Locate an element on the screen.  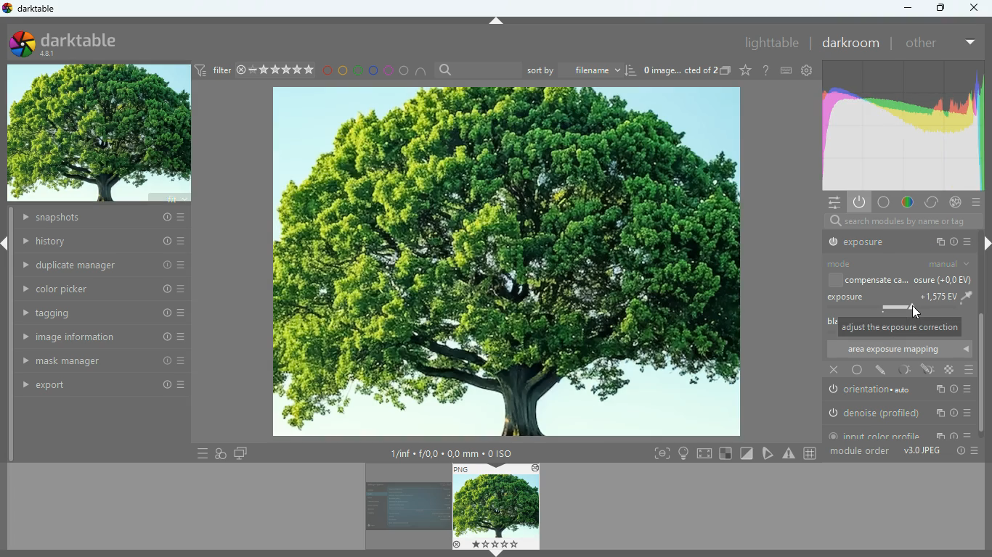
image information is located at coordinates (95, 339).